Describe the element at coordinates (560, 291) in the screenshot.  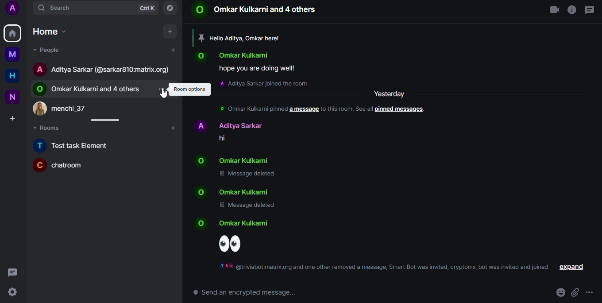
I see `emoji` at that location.